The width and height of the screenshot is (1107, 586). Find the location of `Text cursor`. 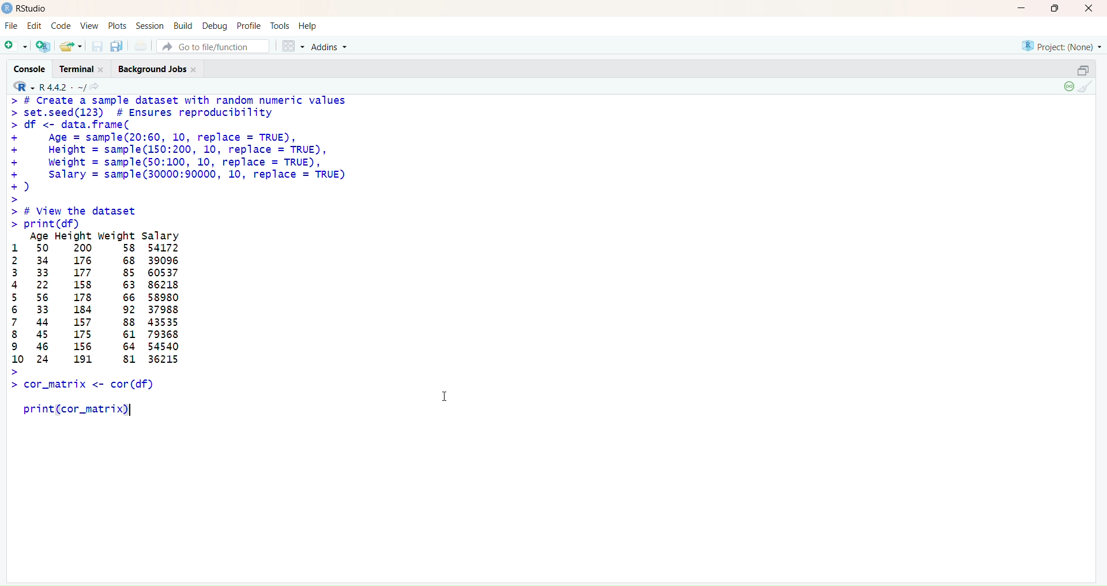

Text cursor is located at coordinates (445, 394).